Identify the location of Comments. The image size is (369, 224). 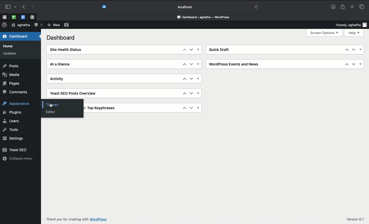
(17, 93).